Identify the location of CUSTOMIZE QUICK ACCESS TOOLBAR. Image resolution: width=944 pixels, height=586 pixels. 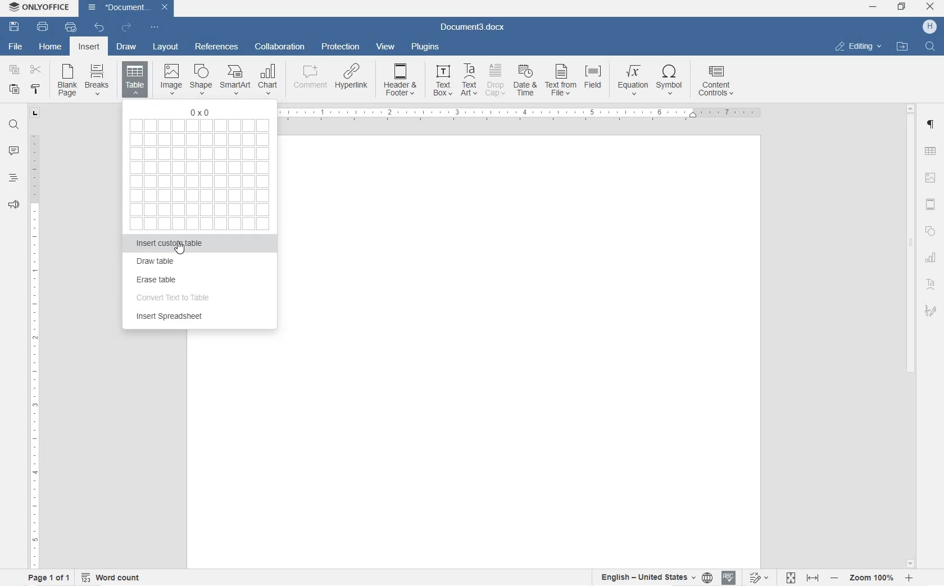
(153, 27).